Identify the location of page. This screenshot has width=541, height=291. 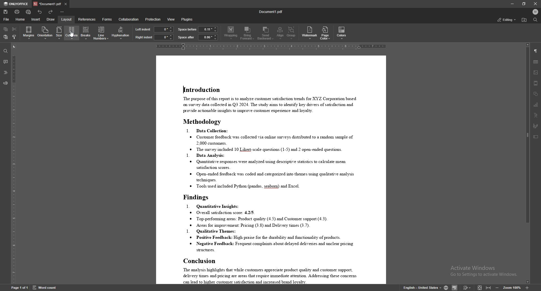
(19, 288).